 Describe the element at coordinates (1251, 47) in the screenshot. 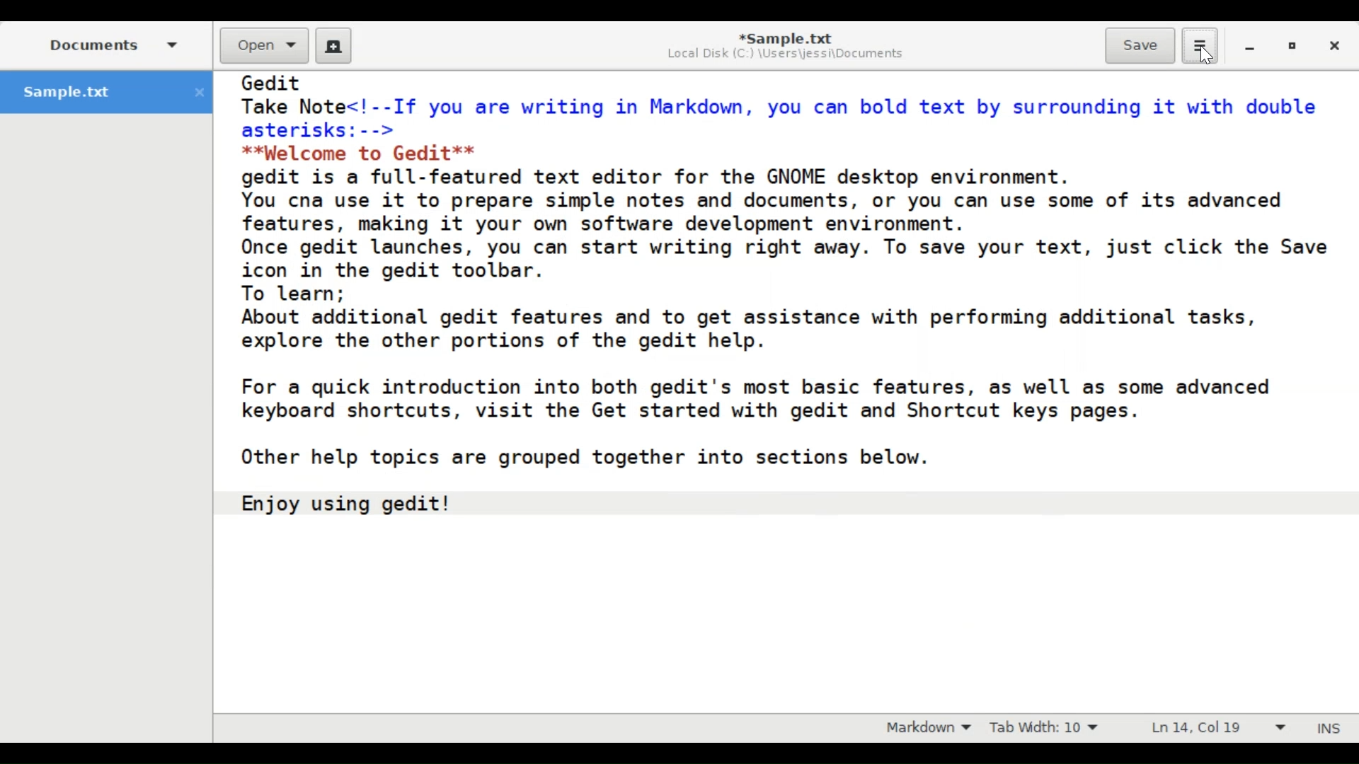

I see `minimize` at that location.